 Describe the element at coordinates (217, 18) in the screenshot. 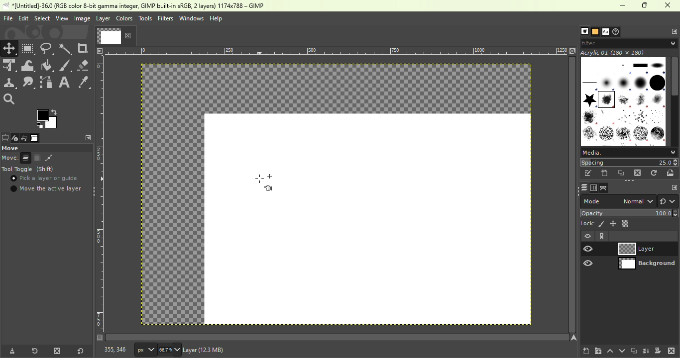

I see `Help` at that location.